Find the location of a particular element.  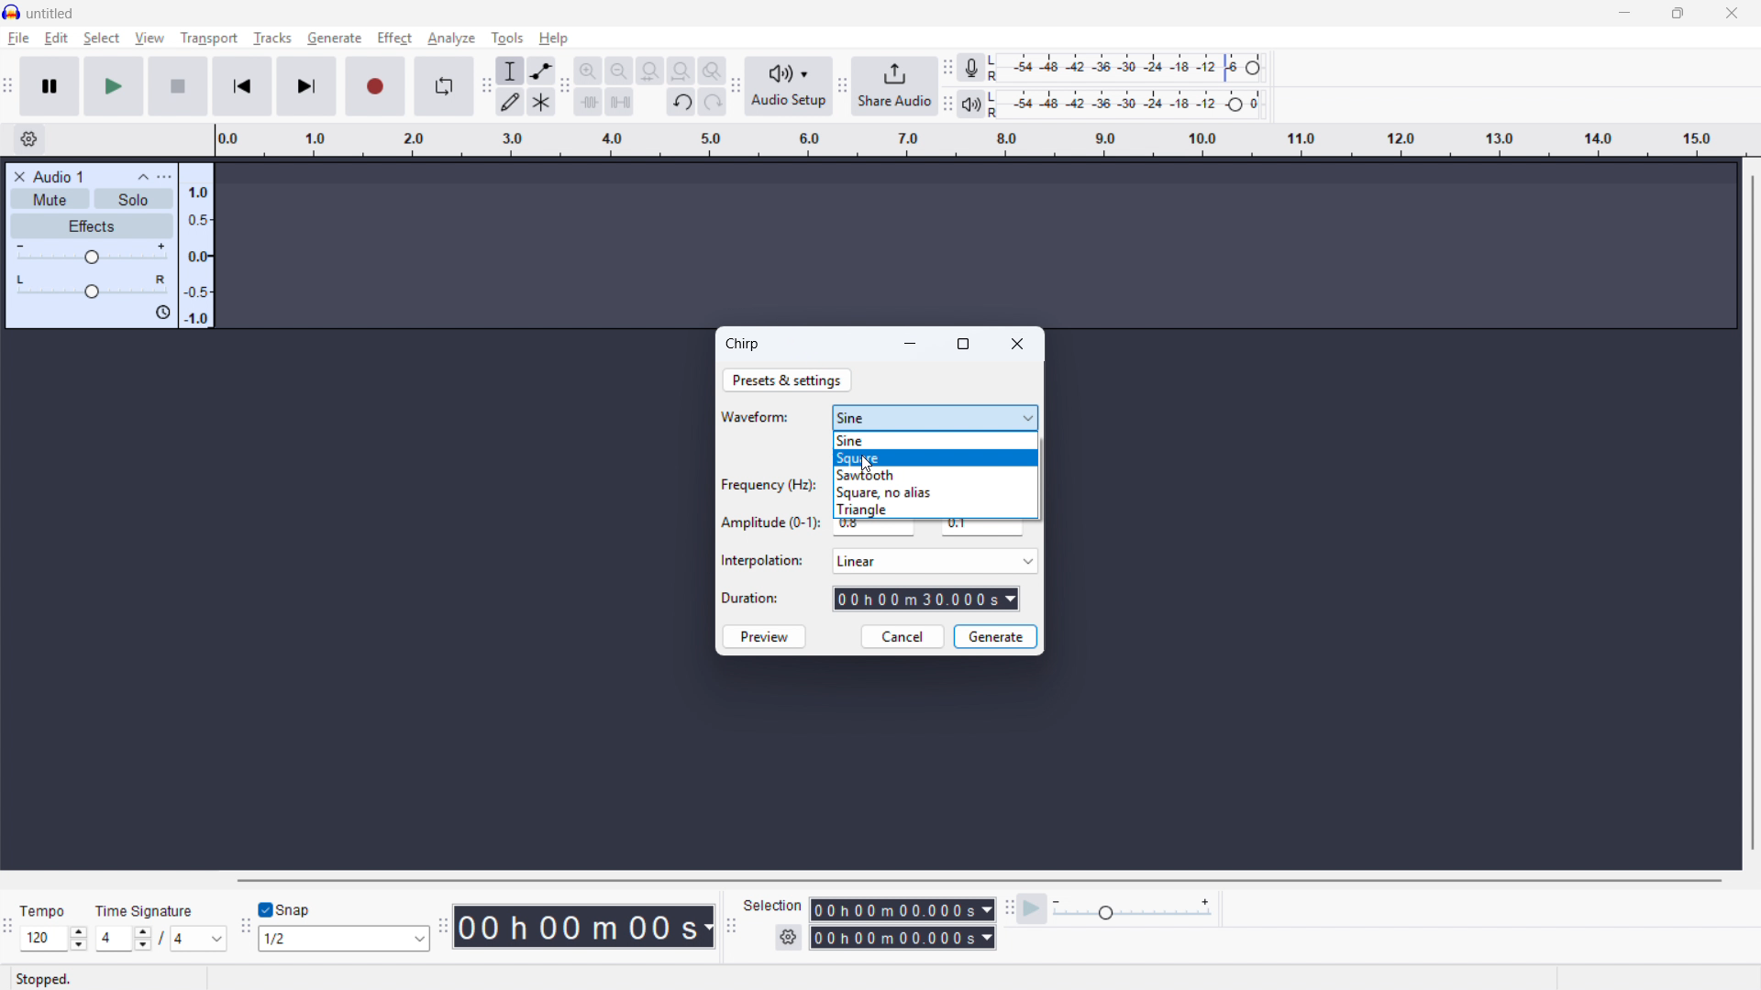

Waveform is located at coordinates (752, 416).